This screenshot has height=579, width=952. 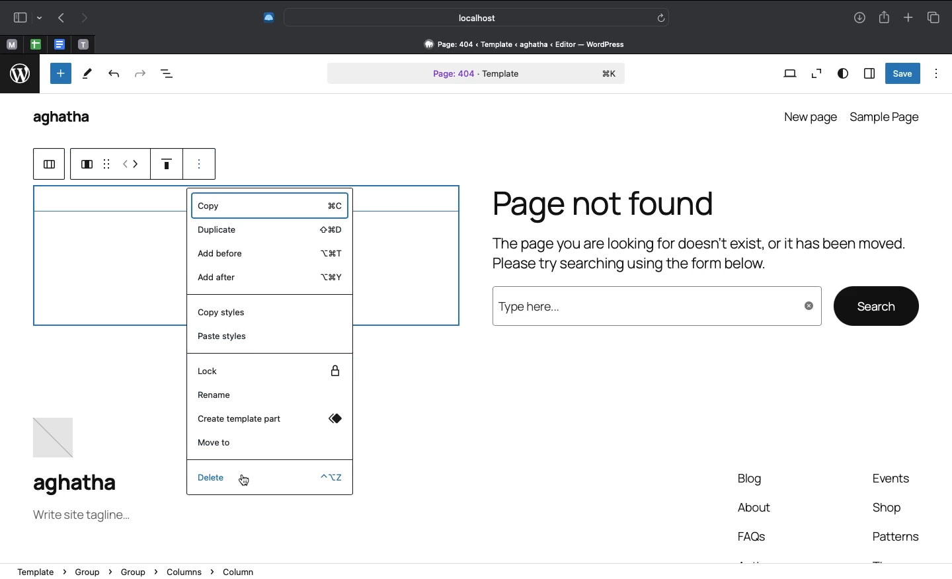 I want to click on Name, so click(x=77, y=482).